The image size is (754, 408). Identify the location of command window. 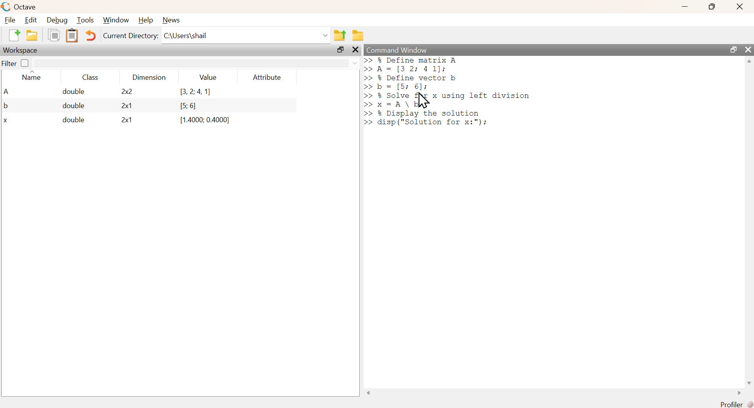
(398, 50).